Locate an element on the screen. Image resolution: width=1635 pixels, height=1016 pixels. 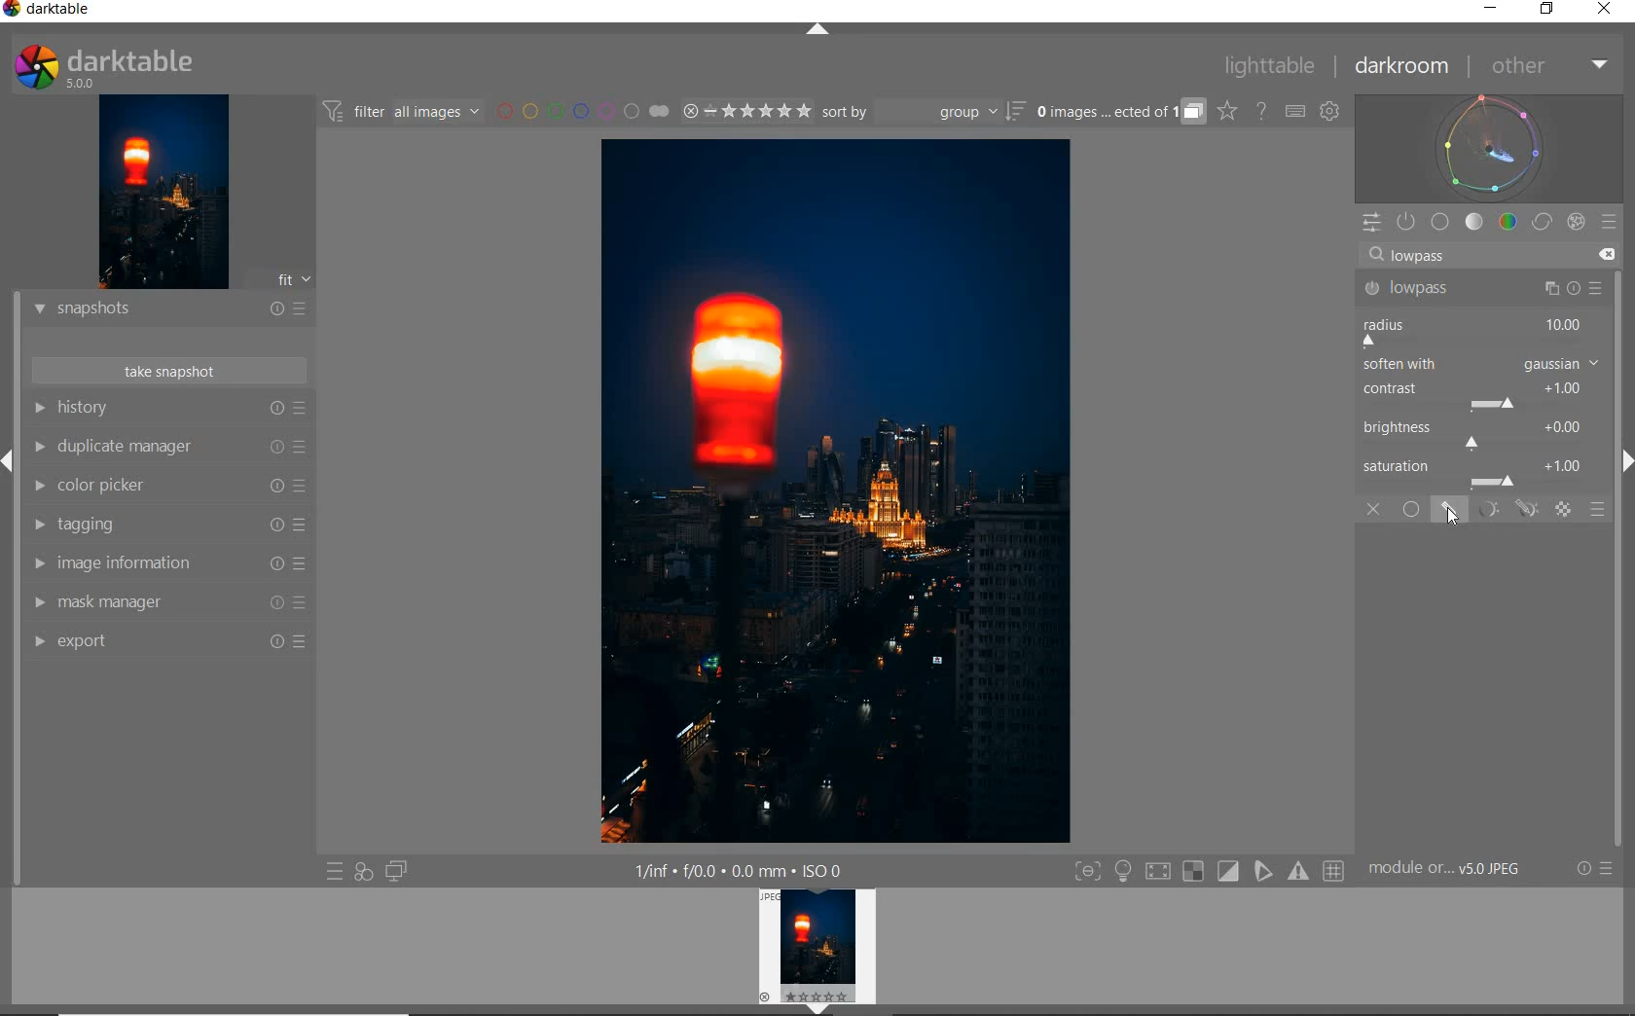
Preset and reset is located at coordinates (303, 447).